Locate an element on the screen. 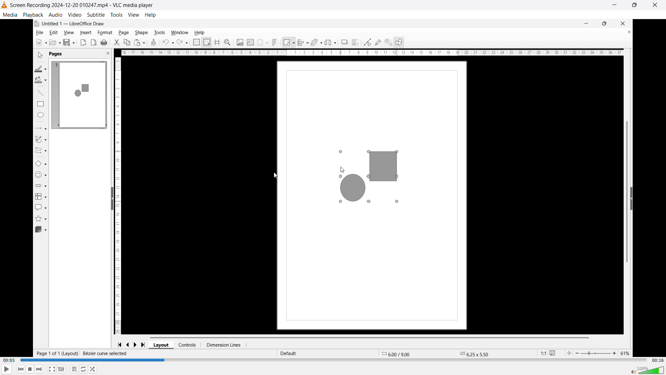 This screenshot has height=375, width=666. Video duration  is located at coordinates (657, 360).